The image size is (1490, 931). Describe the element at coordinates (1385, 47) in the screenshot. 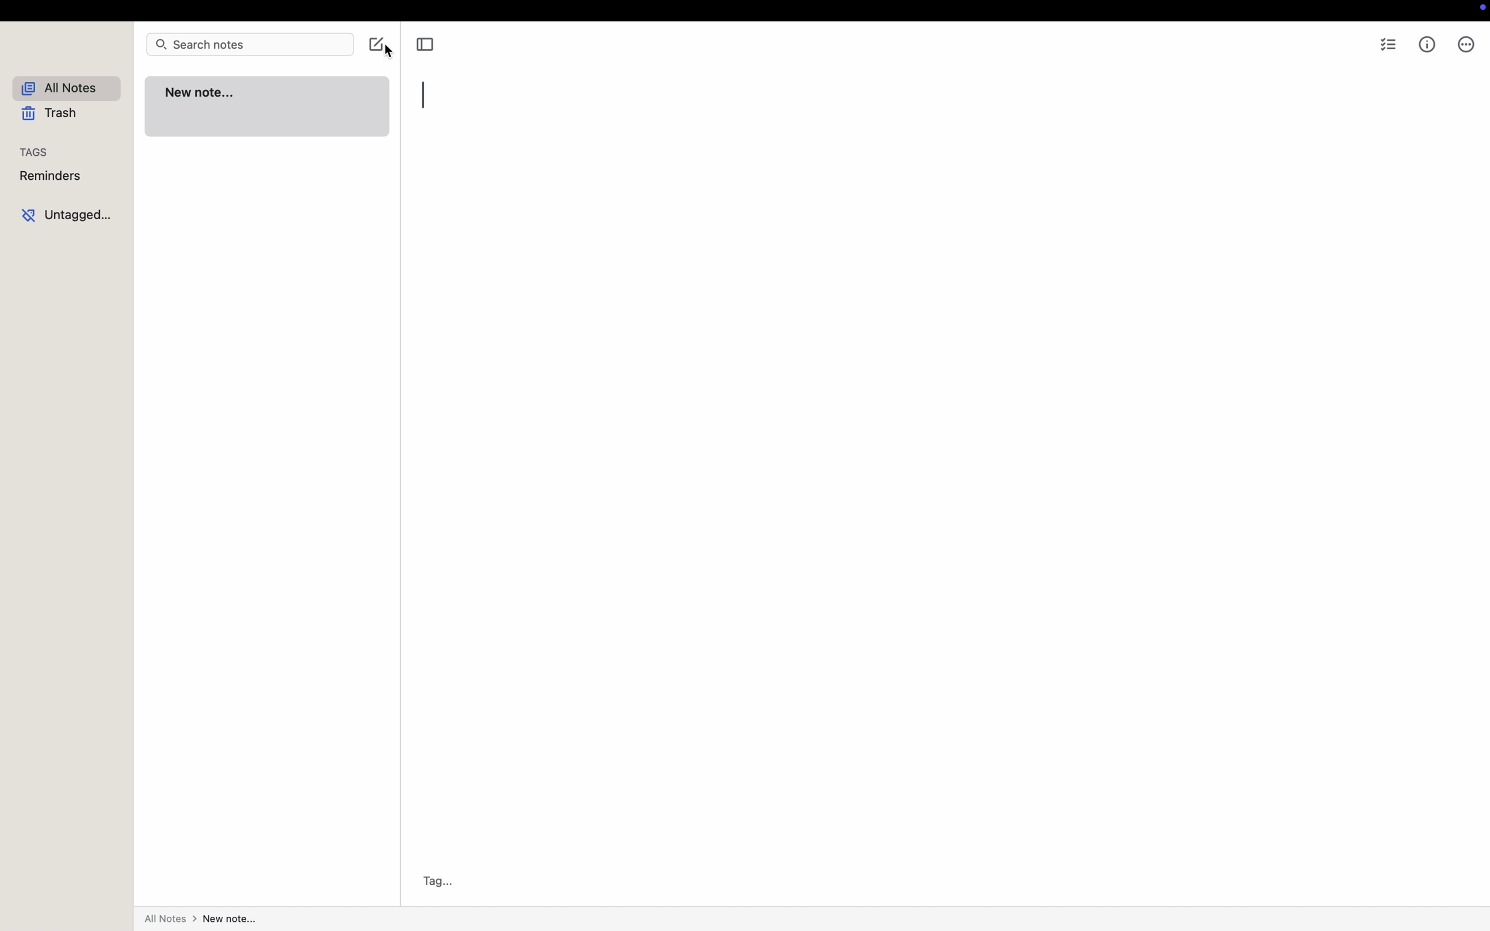

I see `checklist` at that location.